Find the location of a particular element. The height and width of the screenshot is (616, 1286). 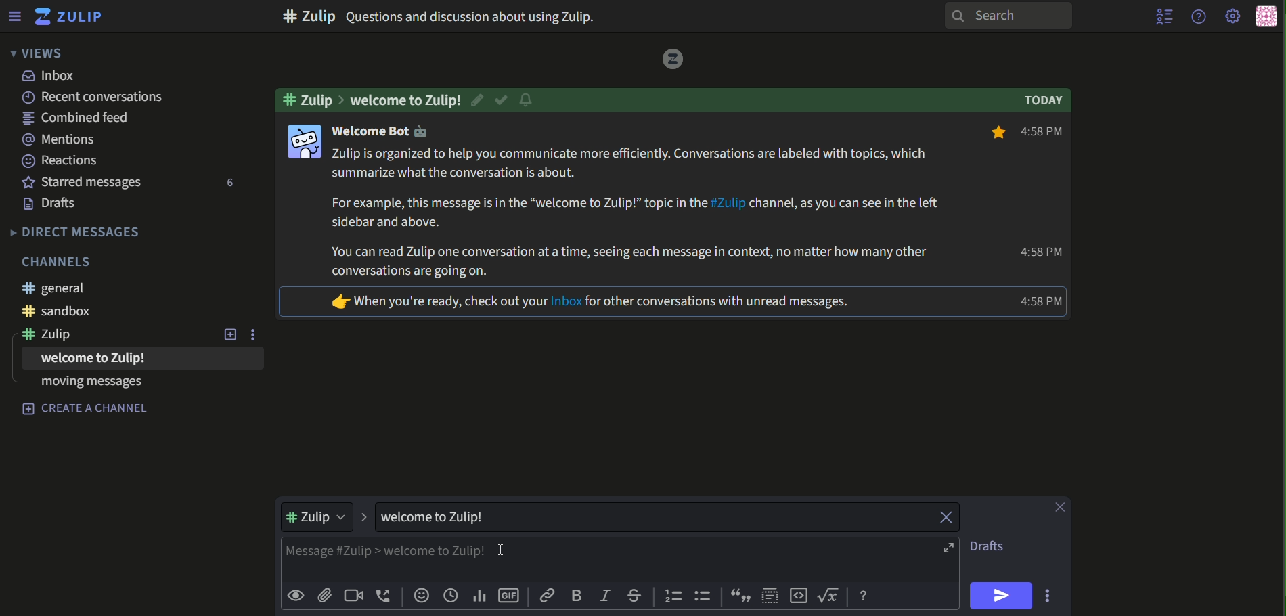

formatting is located at coordinates (866, 596).